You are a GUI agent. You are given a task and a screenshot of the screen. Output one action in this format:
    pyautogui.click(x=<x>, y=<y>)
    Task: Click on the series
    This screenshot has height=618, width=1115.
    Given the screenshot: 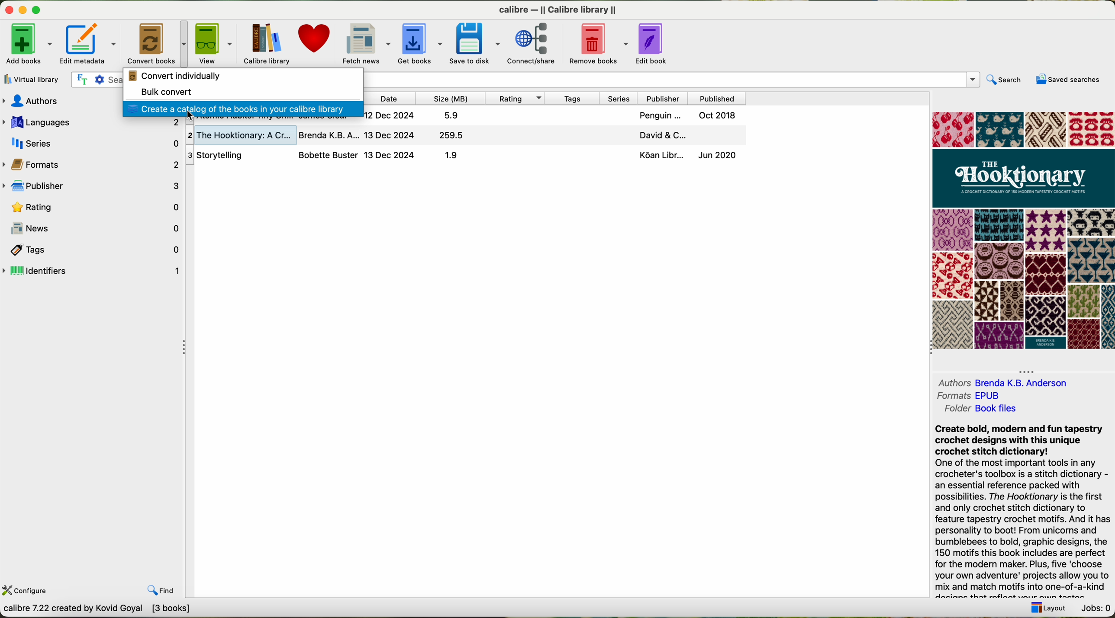 What is the action you would take?
    pyautogui.click(x=618, y=99)
    